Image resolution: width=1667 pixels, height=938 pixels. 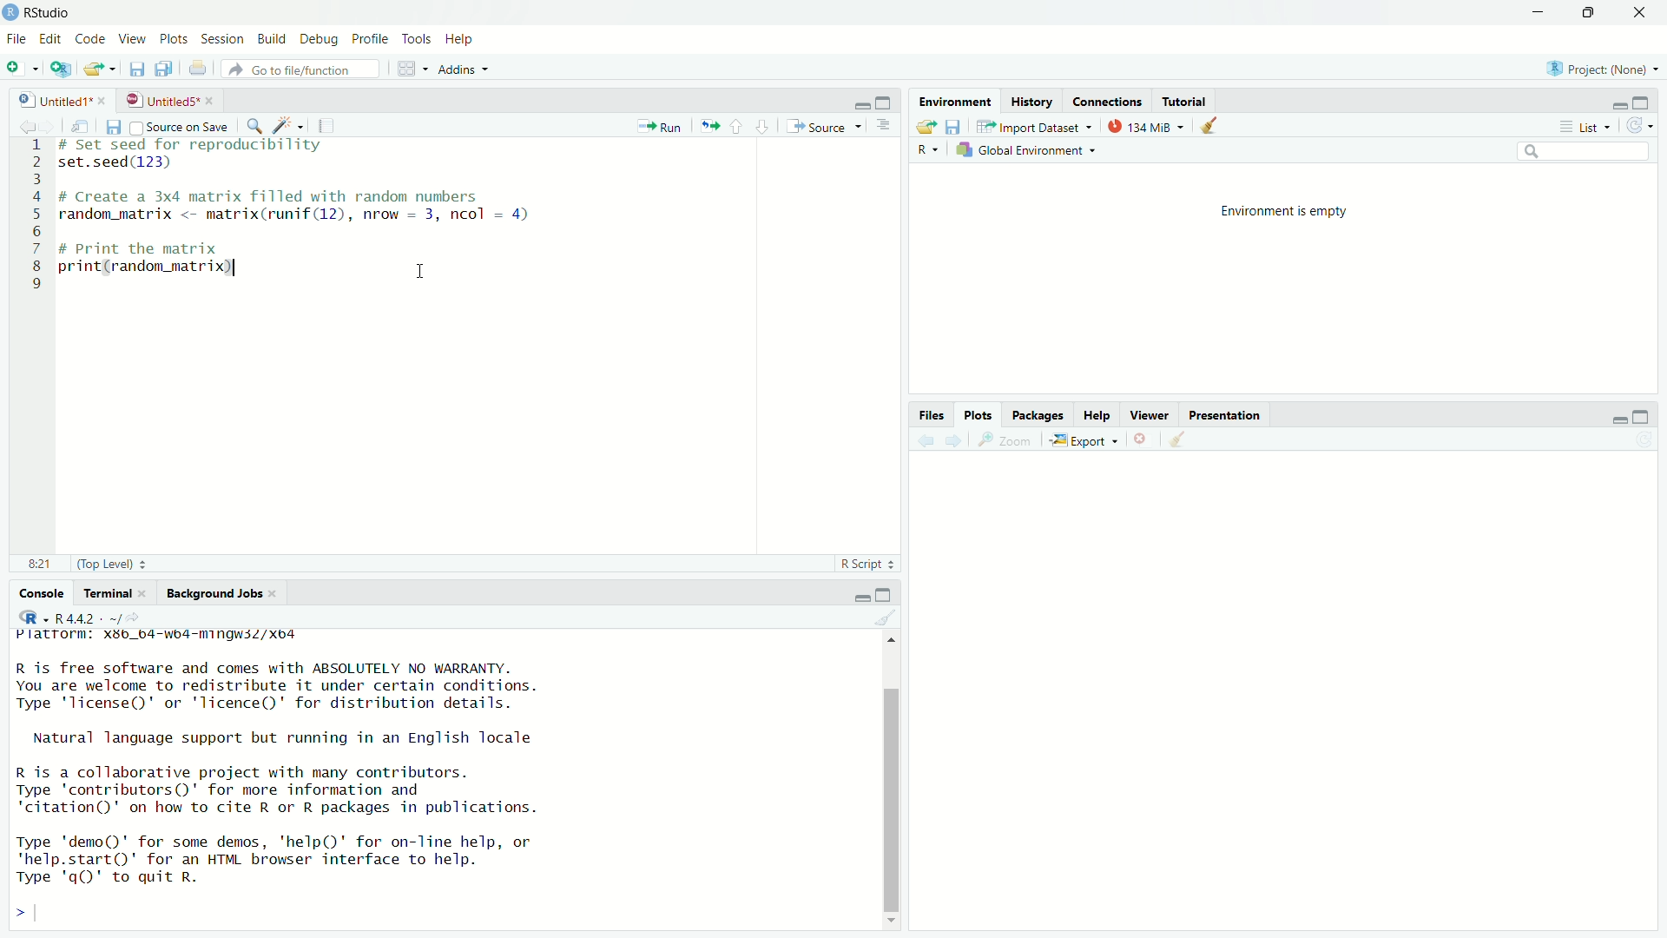 I want to click on search, so click(x=257, y=122).